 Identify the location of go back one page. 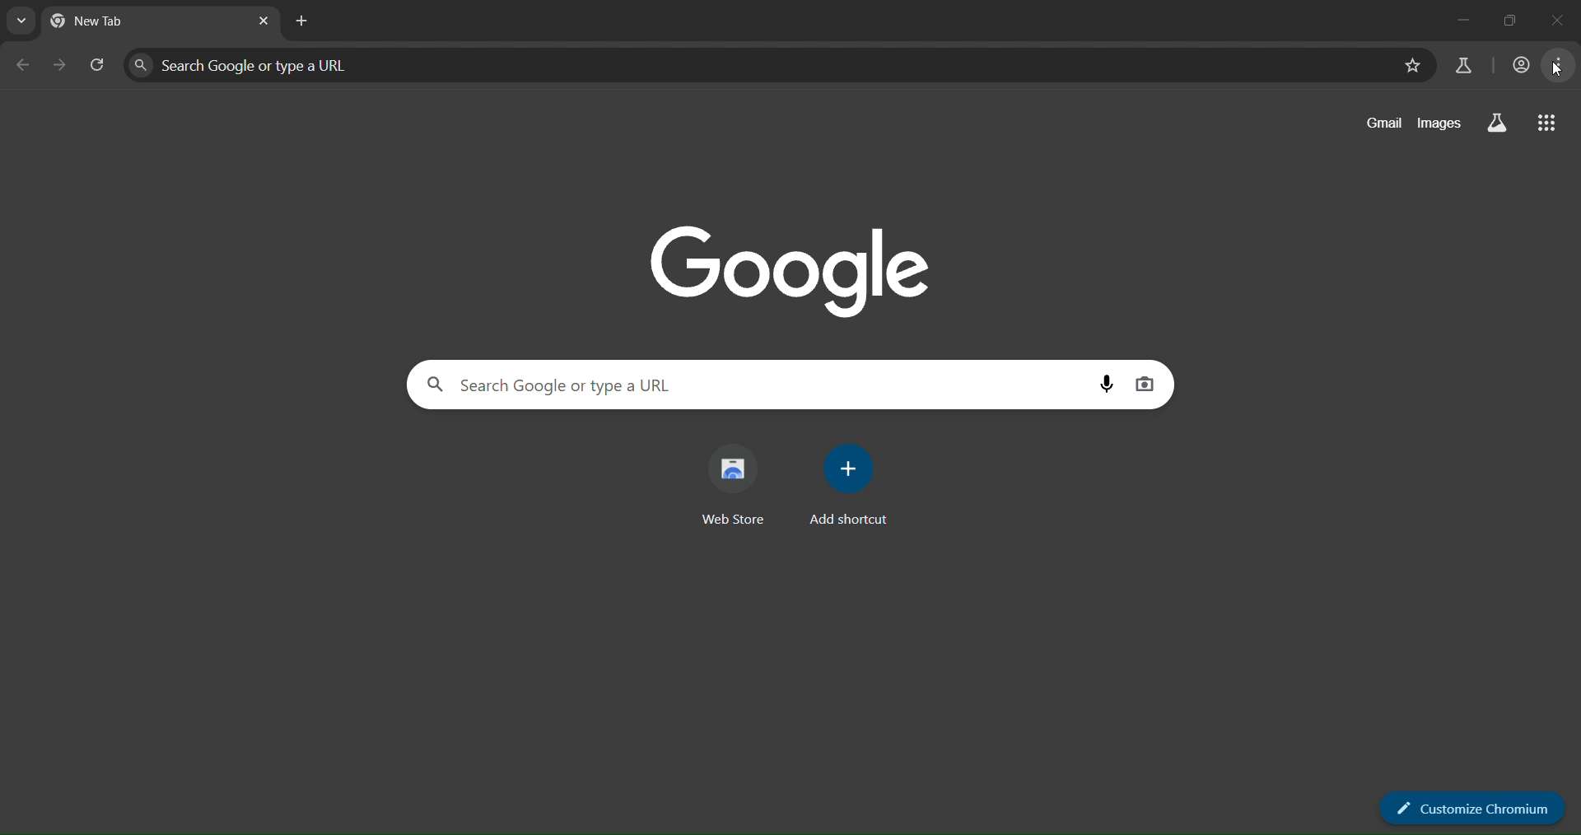
(24, 66).